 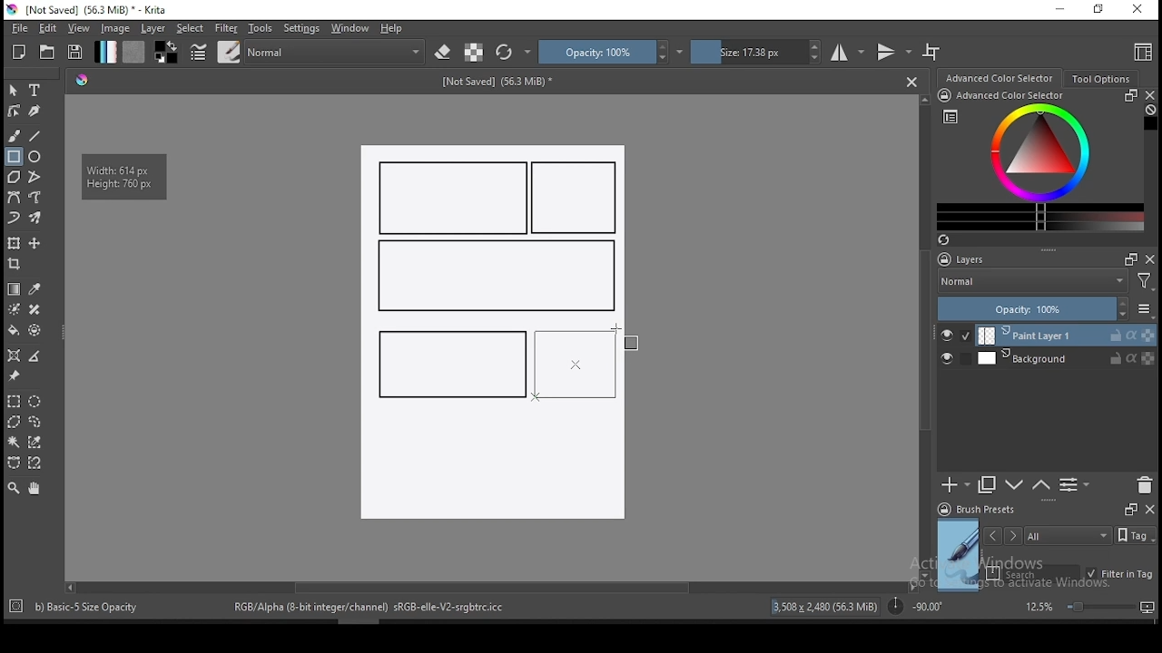 I want to click on rotation, so click(x=915, y=605).